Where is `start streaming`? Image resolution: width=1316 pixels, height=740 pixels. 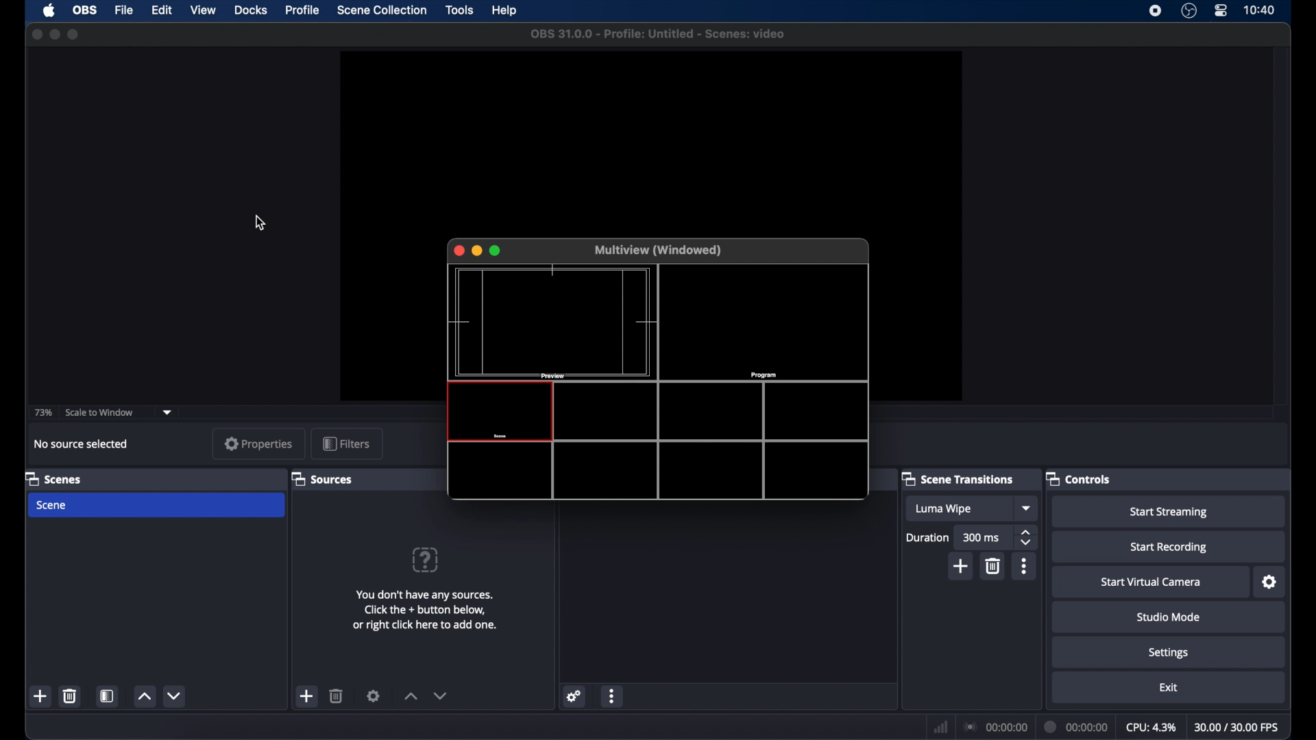
start streaming is located at coordinates (1169, 510).